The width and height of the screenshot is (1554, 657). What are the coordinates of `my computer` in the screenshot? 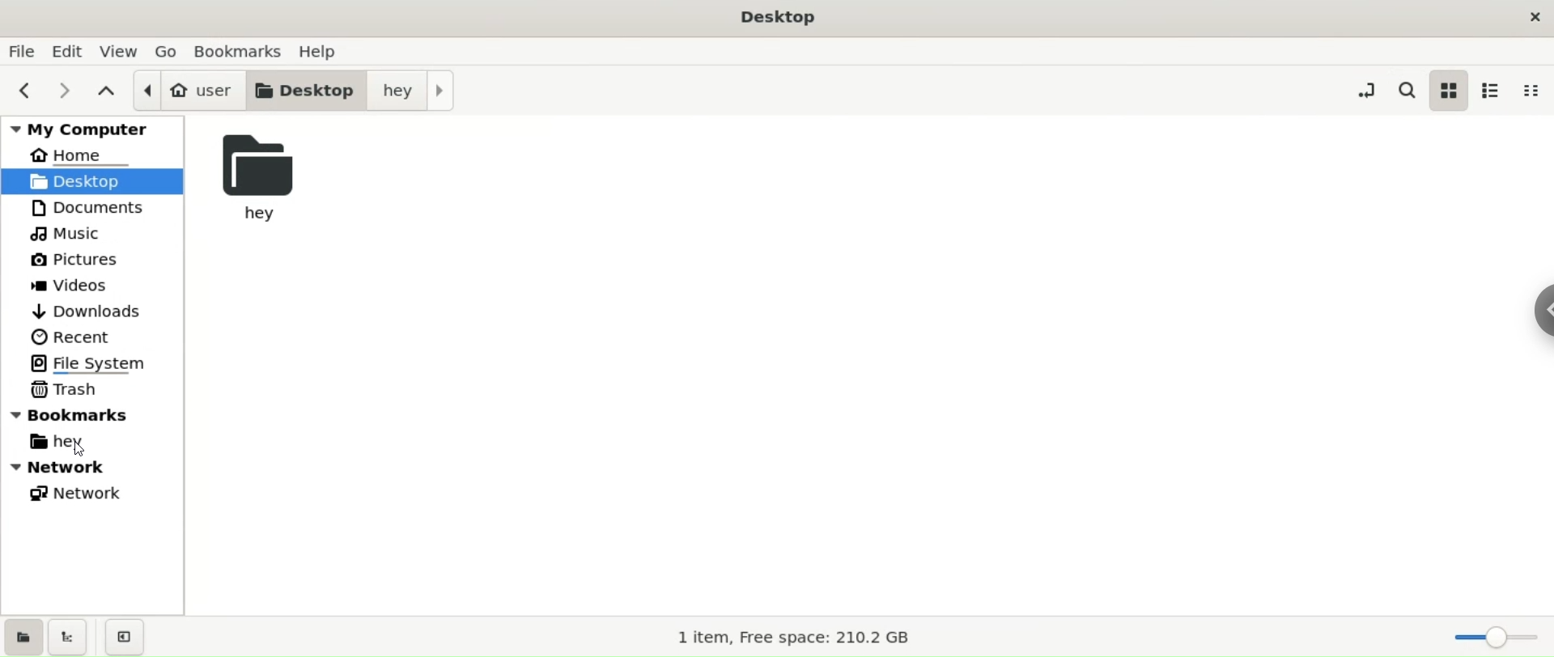 It's located at (96, 127).